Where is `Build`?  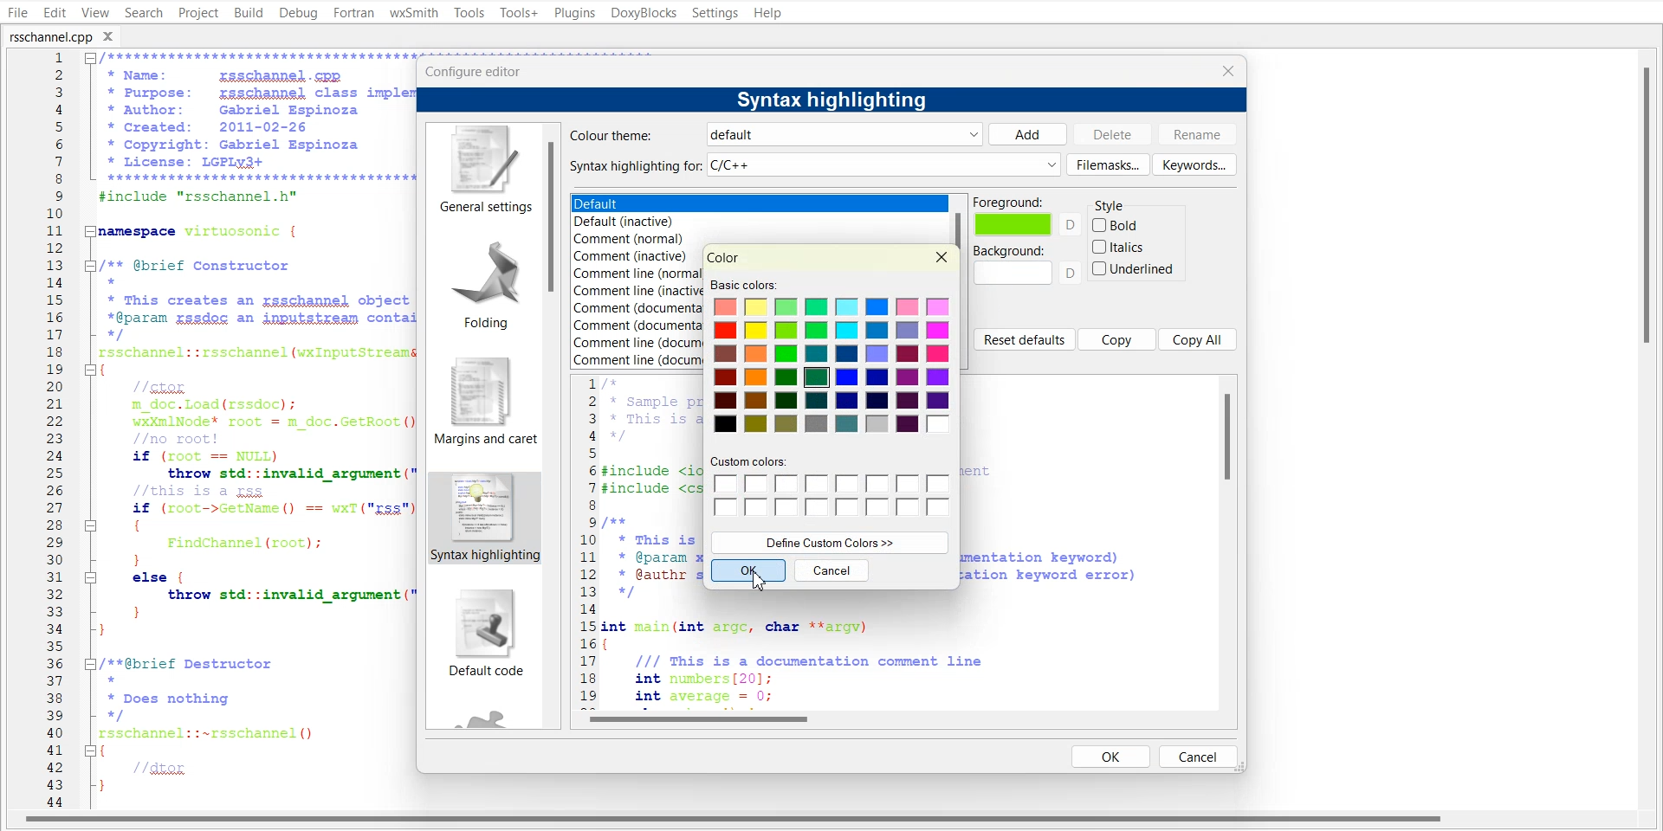
Build is located at coordinates (248, 12).